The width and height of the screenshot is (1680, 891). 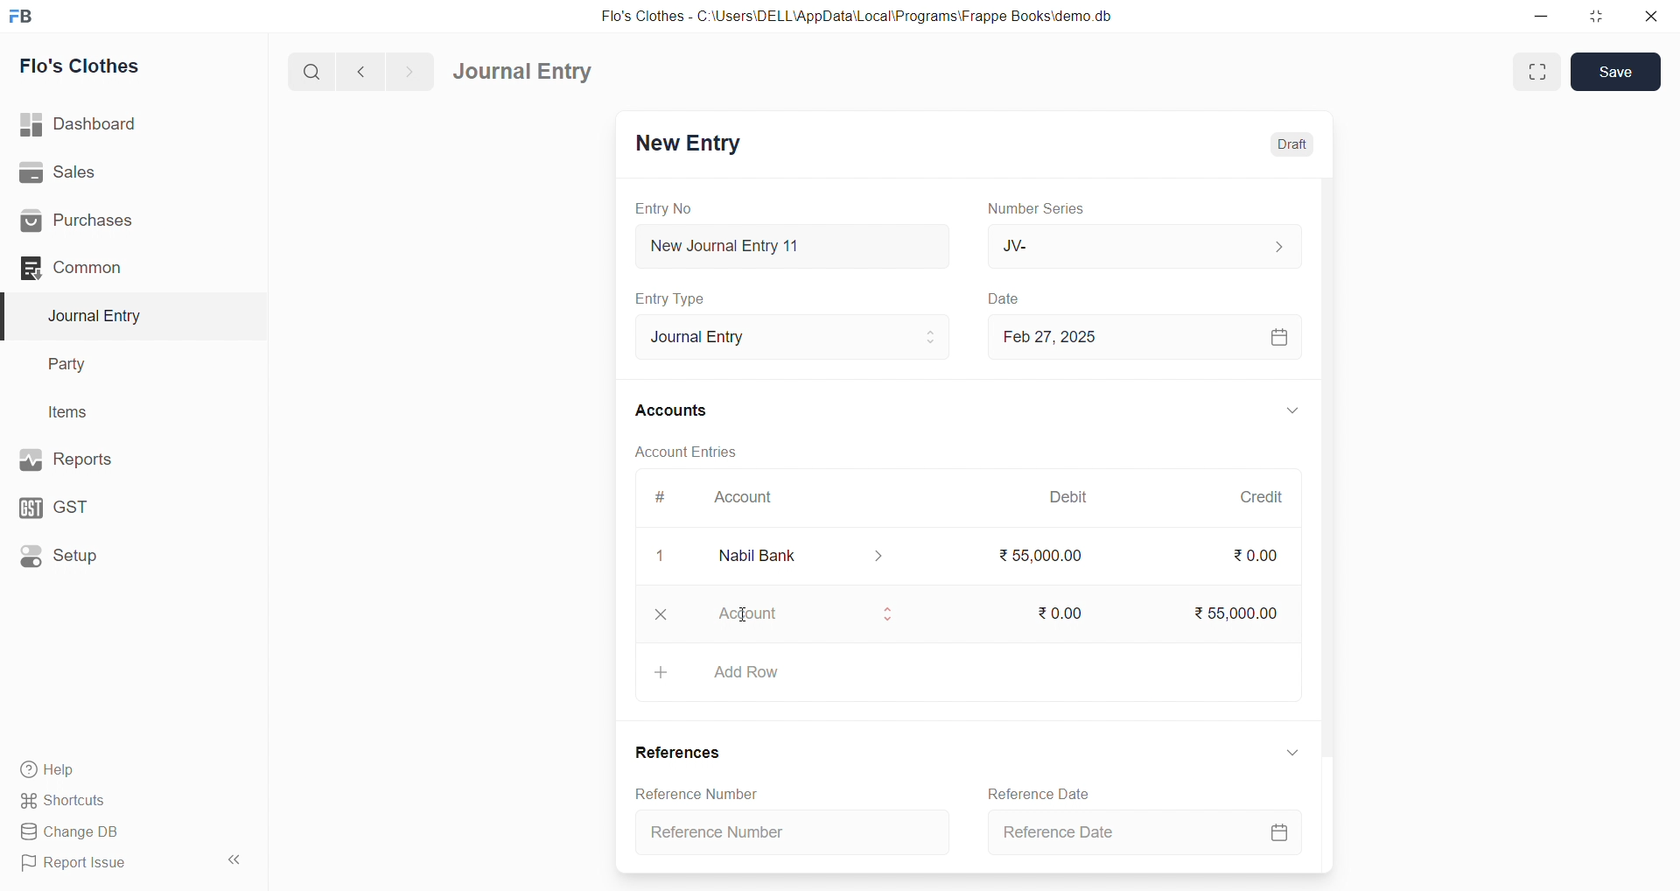 What do you see at coordinates (1535, 72) in the screenshot?
I see `Fit window` at bounding box center [1535, 72].